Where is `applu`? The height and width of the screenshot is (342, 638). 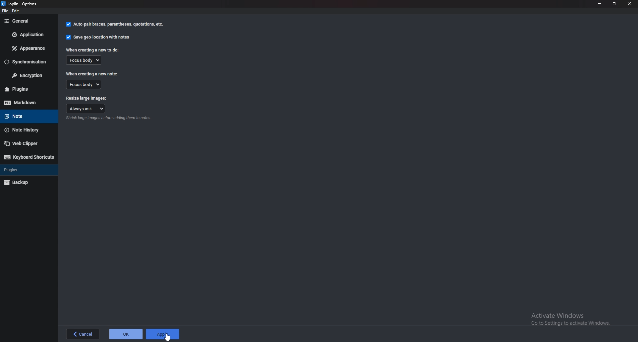
applu is located at coordinates (162, 334).